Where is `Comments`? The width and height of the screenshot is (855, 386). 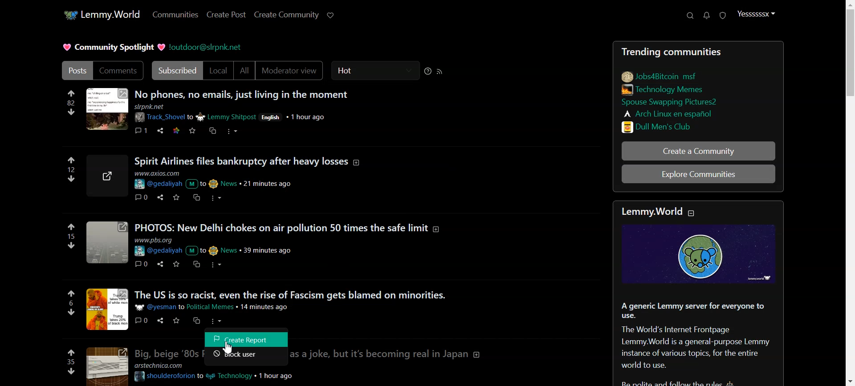 Comments is located at coordinates (118, 71).